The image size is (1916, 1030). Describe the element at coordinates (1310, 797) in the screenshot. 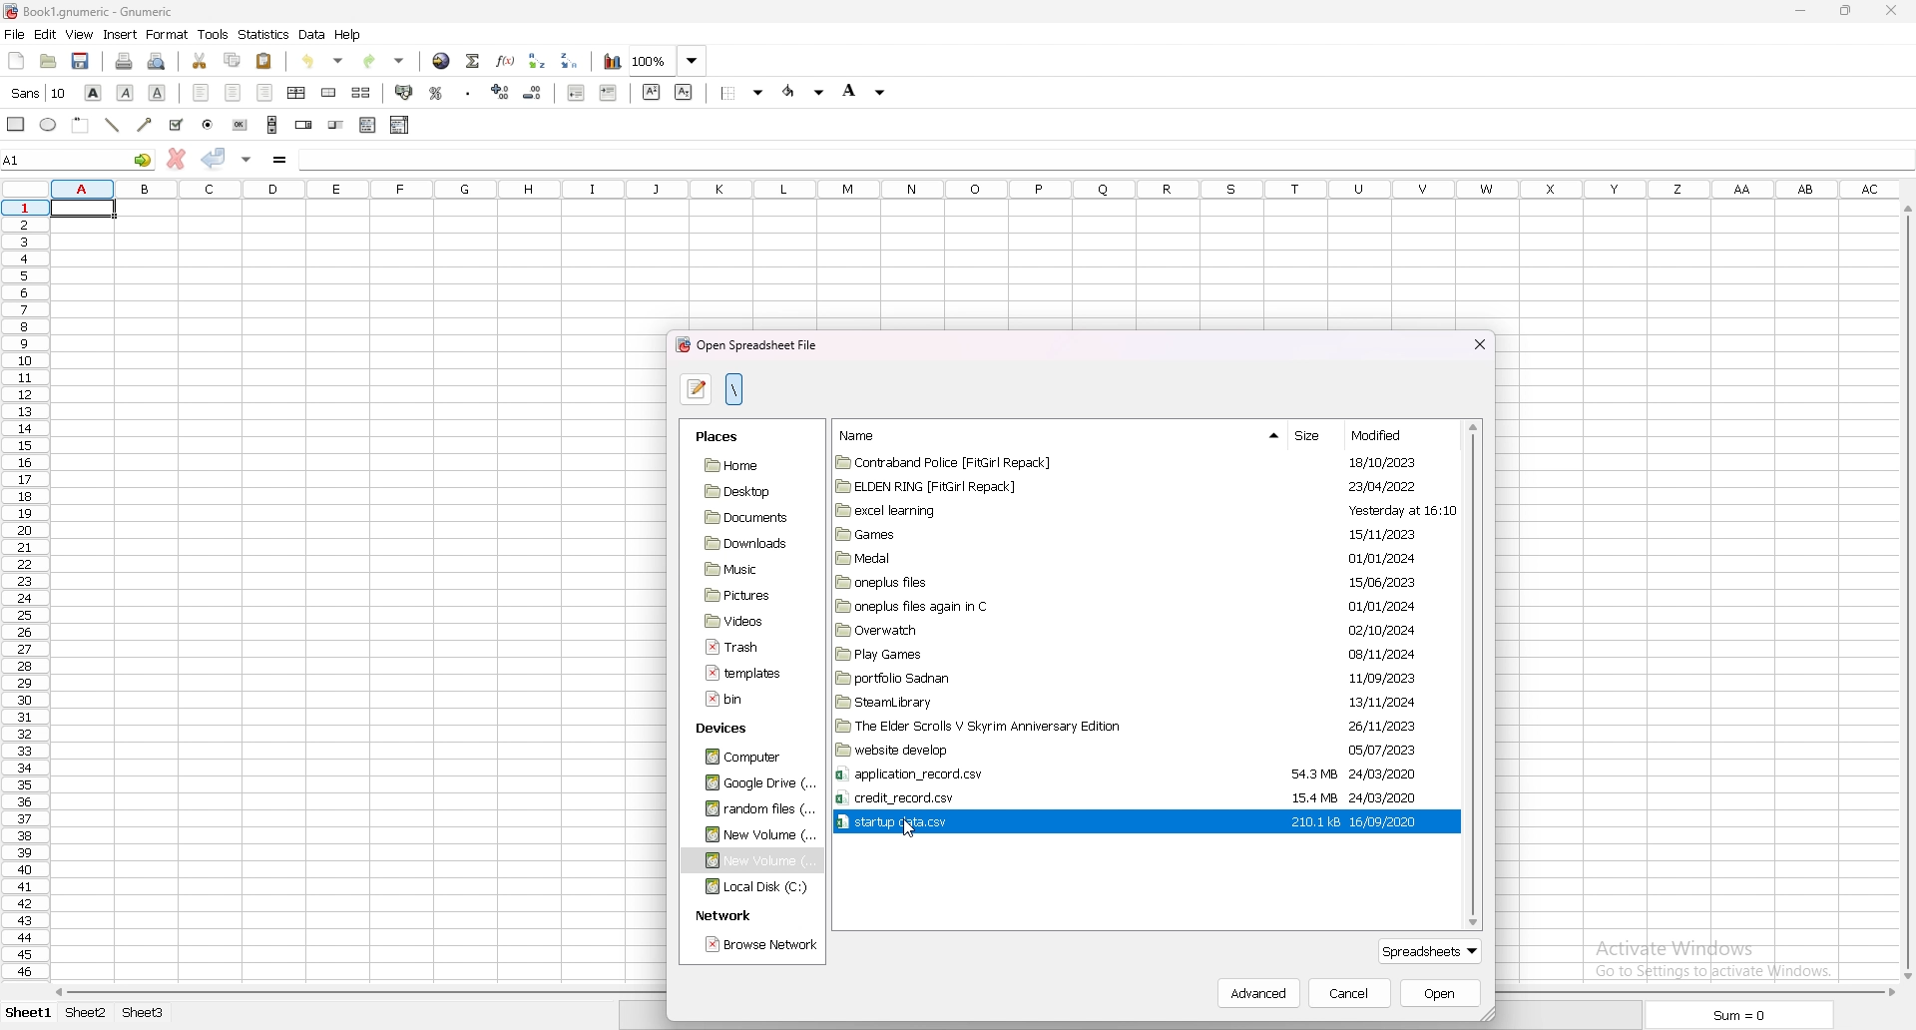

I see `15.4 MB` at that location.